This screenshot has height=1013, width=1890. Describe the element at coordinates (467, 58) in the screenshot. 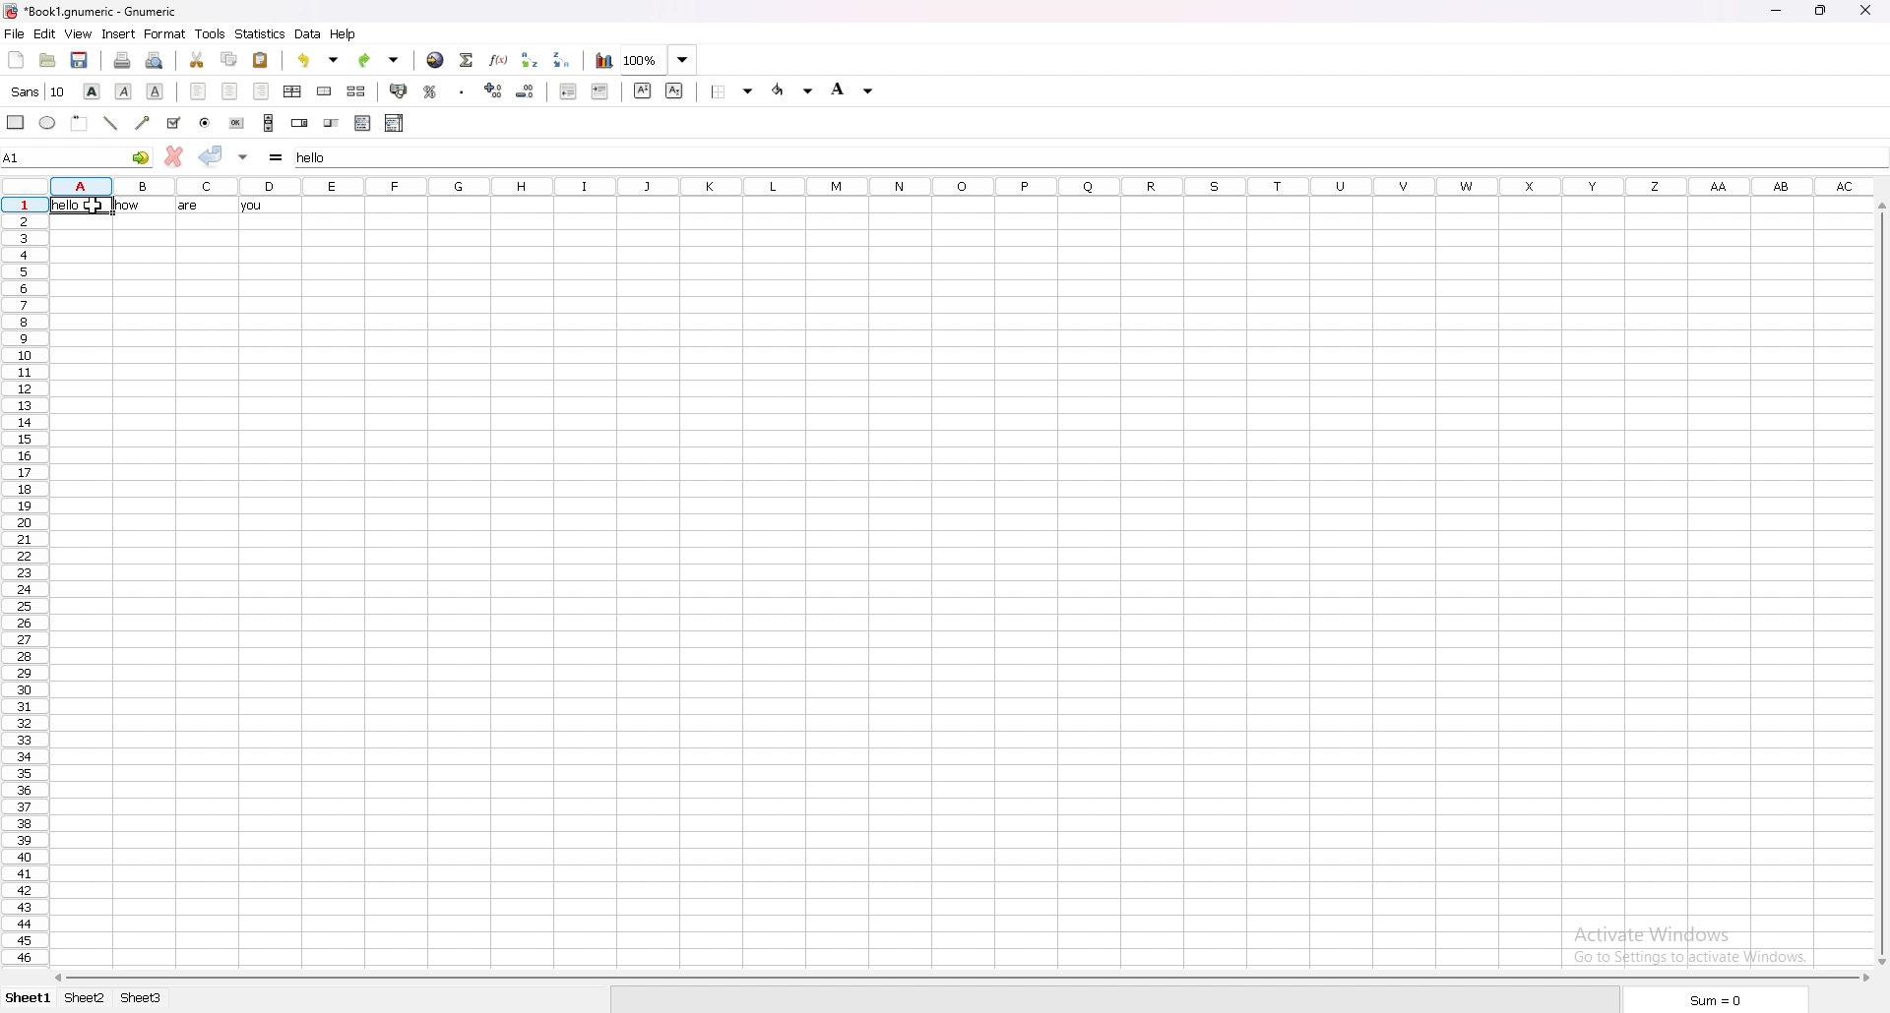

I see `summation` at that location.